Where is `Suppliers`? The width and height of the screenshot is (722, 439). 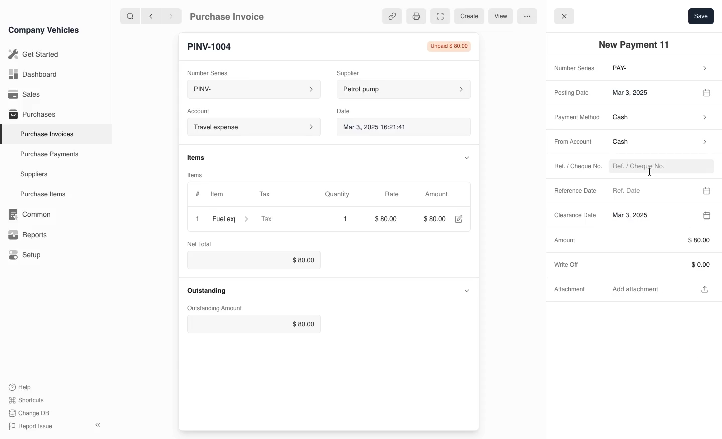 Suppliers is located at coordinates (33, 175).